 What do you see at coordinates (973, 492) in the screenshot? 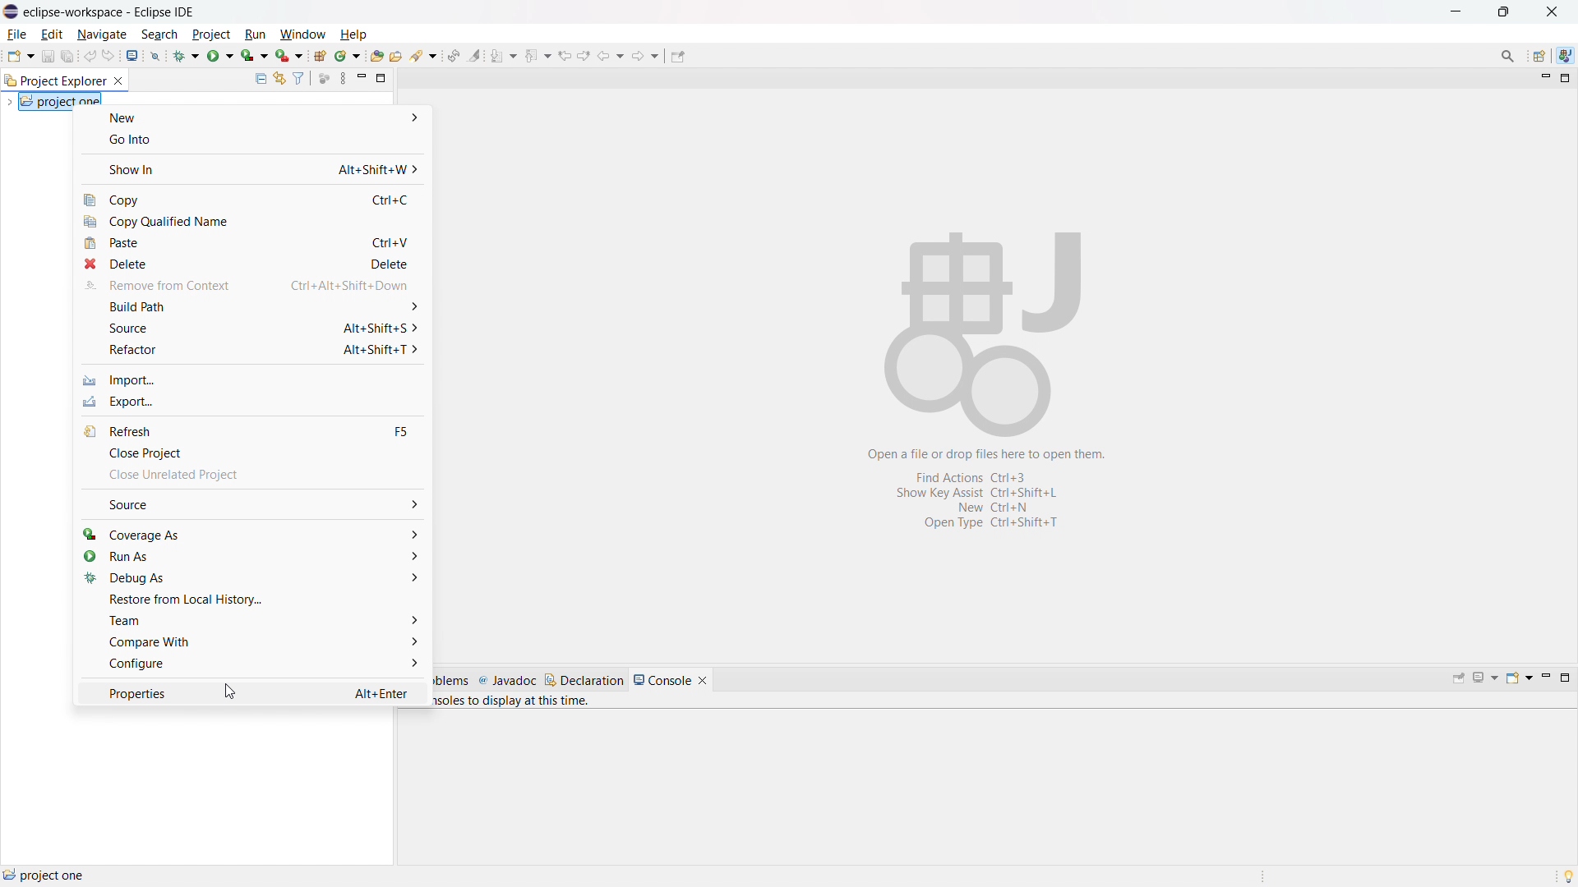
I see `show key assist ctrl+shift+L` at bounding box center [973, 492].